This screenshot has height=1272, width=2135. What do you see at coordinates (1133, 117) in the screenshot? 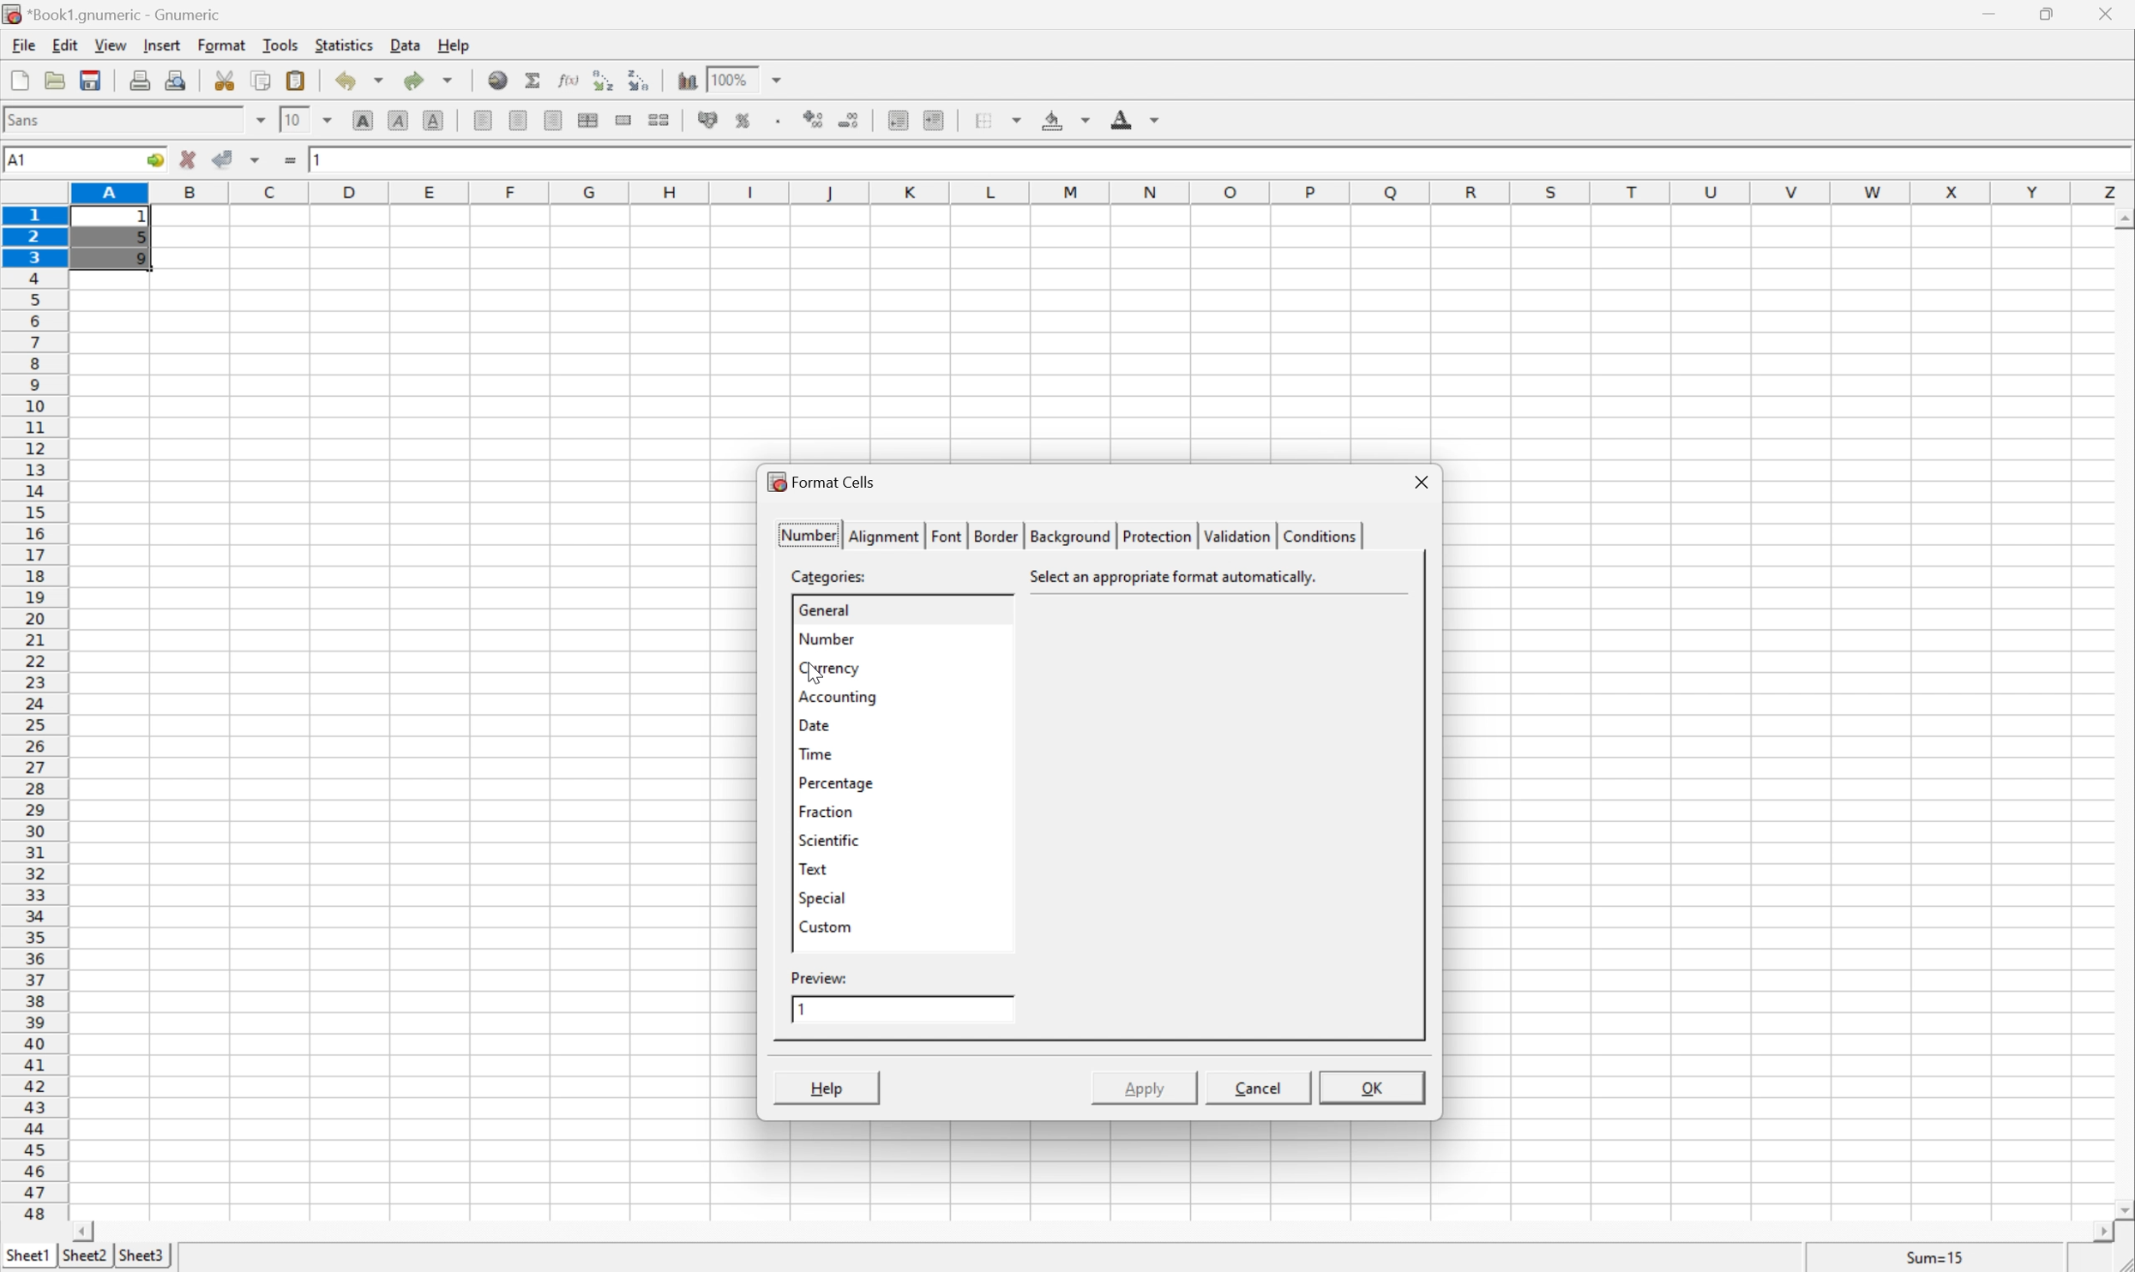
I see `foreground` at bounding box center [1133, 117].